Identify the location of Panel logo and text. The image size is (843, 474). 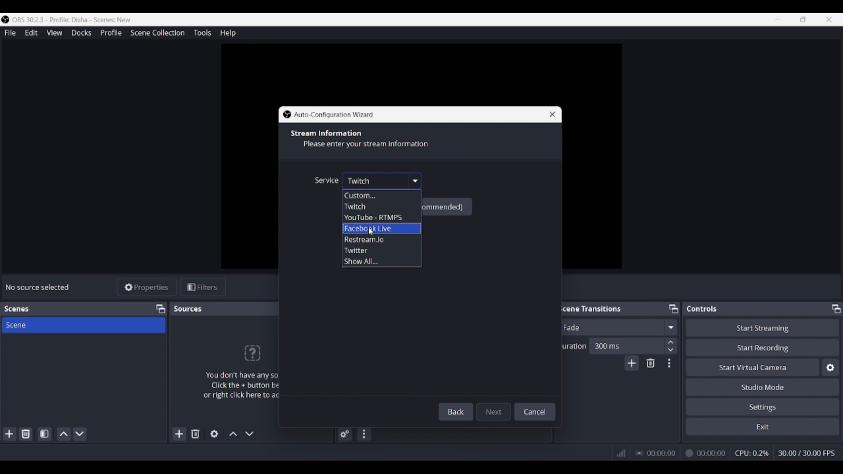
(251, 371).